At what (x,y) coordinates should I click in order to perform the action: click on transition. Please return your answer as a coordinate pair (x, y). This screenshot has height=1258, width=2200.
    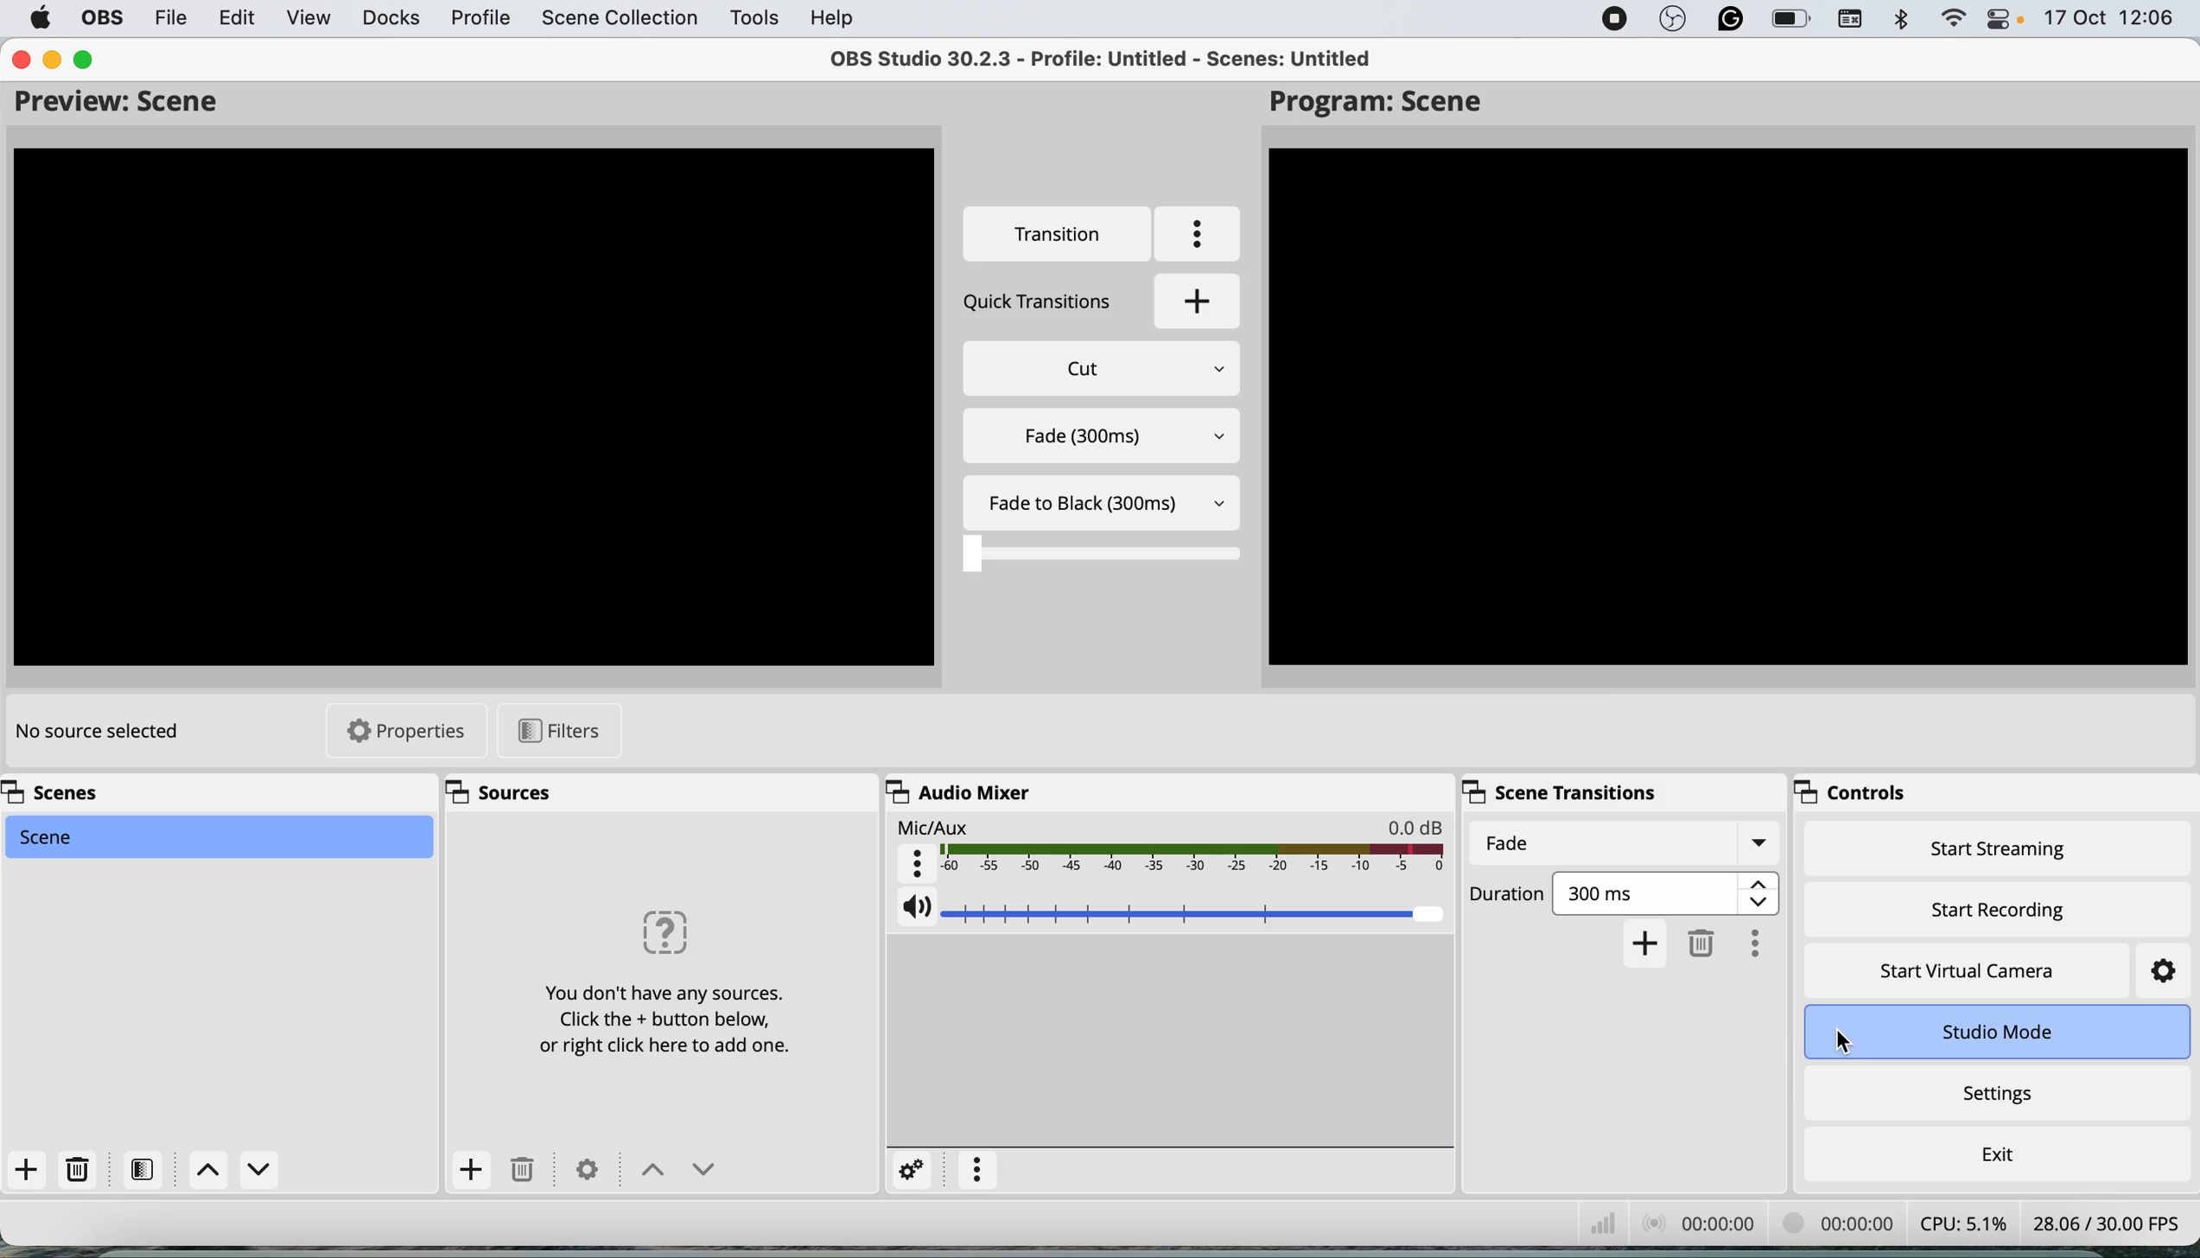
    Looking at the image, I should click on (1054, 233).